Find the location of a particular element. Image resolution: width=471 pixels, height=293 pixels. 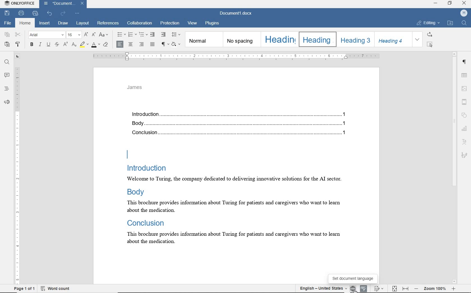

feedback & support is located at coordinates (6, 102).